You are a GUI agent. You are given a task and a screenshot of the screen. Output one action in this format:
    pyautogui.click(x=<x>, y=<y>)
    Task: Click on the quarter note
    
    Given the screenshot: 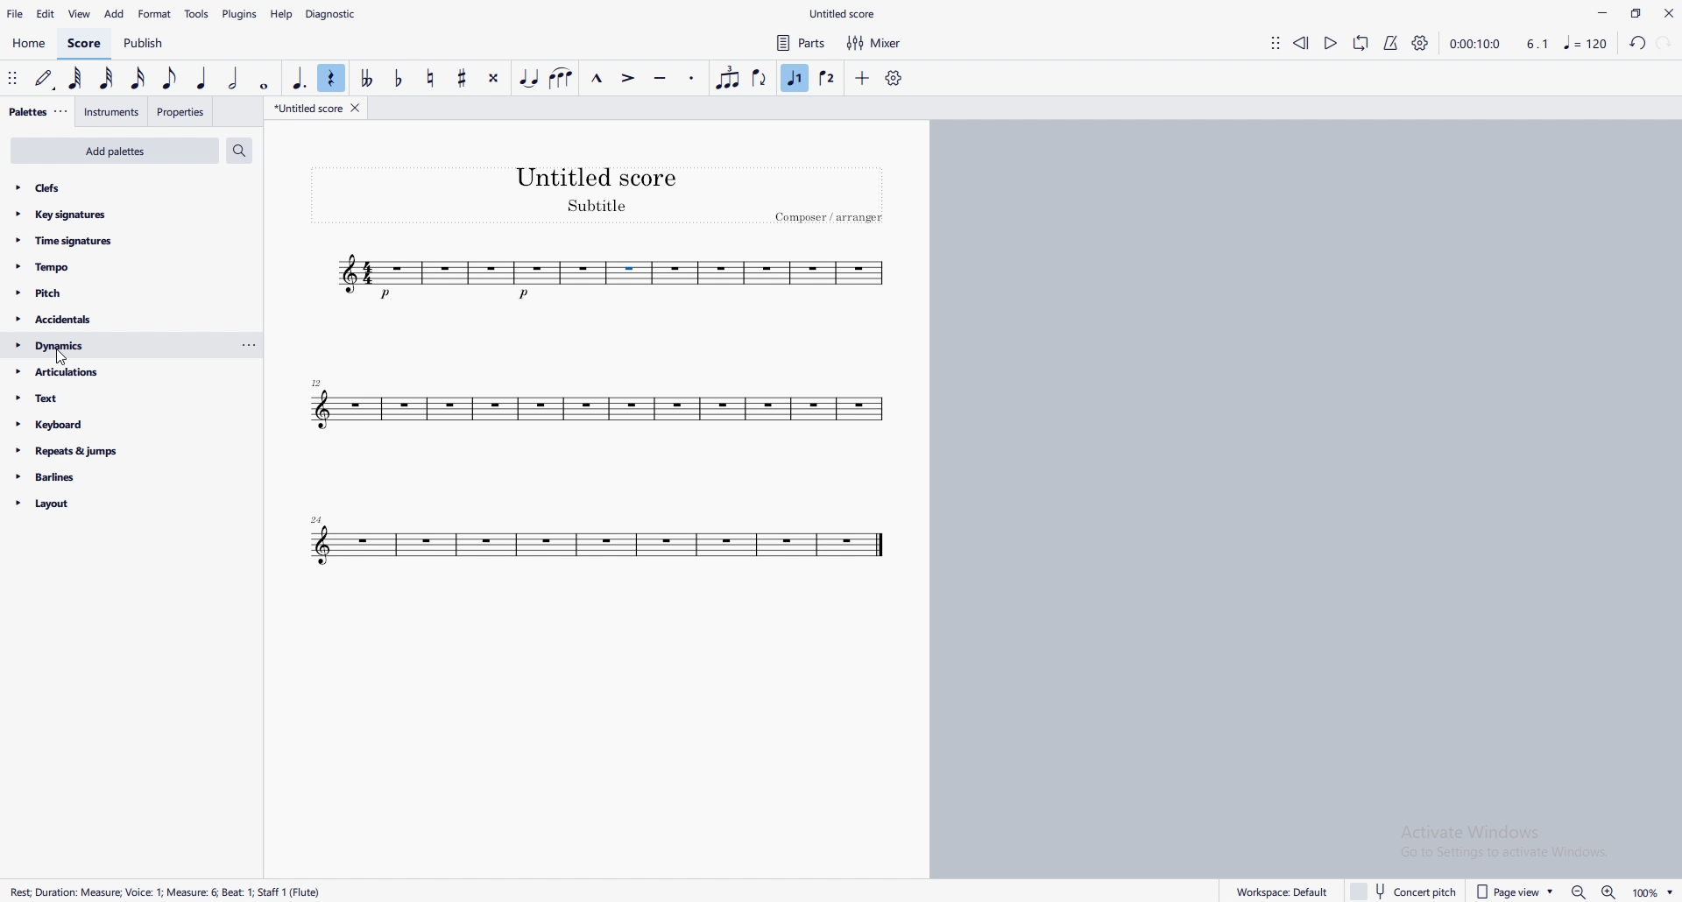 What is the action you would take?
    pyautogui.click(x=204, y=79)
    